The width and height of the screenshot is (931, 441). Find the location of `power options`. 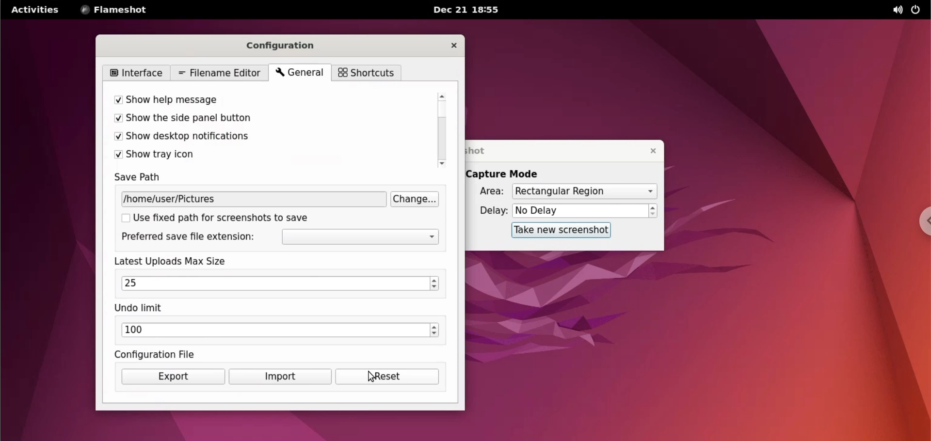

power options is located at coordinates (916, 10).